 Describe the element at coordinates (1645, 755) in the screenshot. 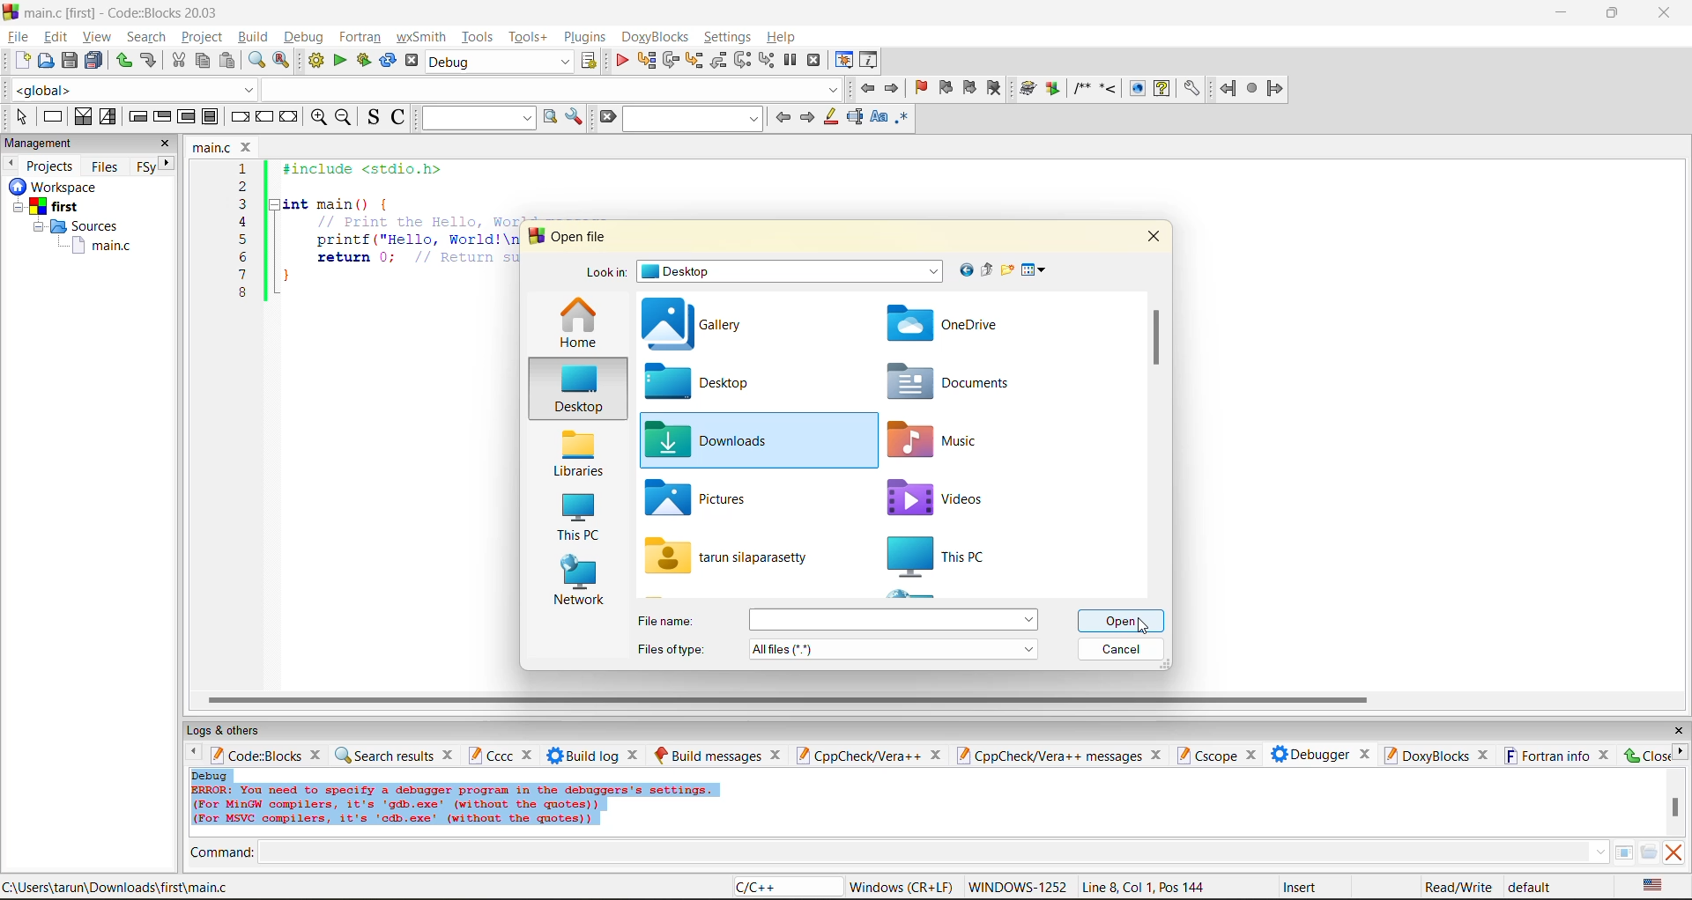

I see `close` at that location.